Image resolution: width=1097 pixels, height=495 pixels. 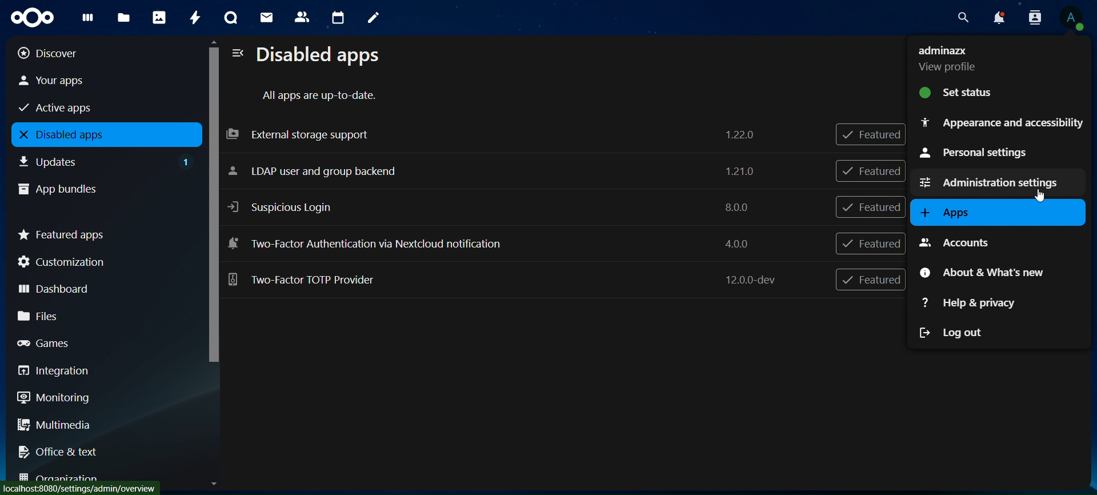 I want to click on talk, so click(x=229, y=18).